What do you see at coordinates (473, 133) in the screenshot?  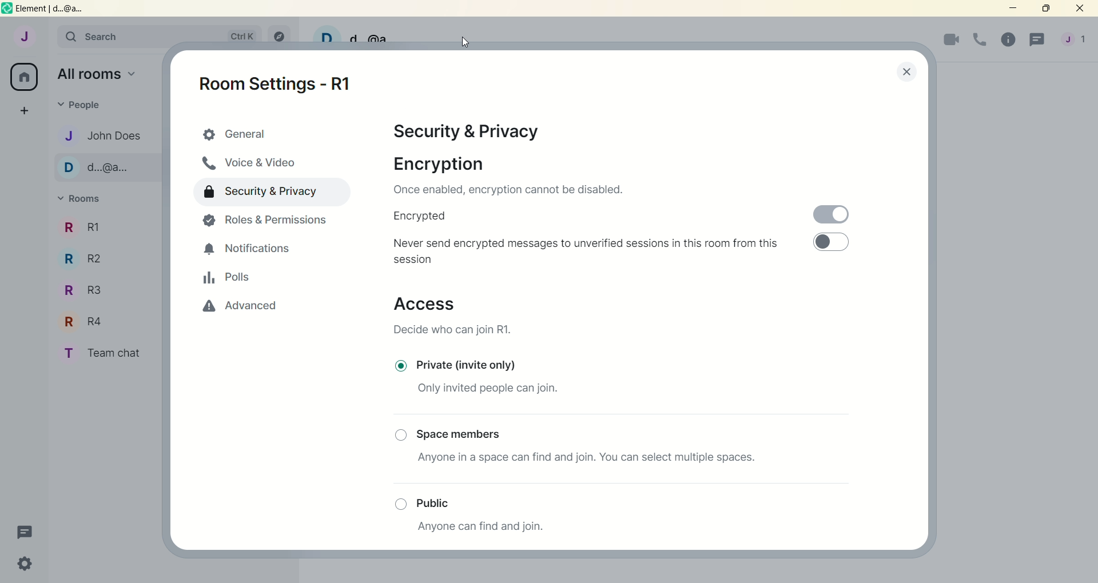 I see `security and privacy` at bounding box center [473, 133].